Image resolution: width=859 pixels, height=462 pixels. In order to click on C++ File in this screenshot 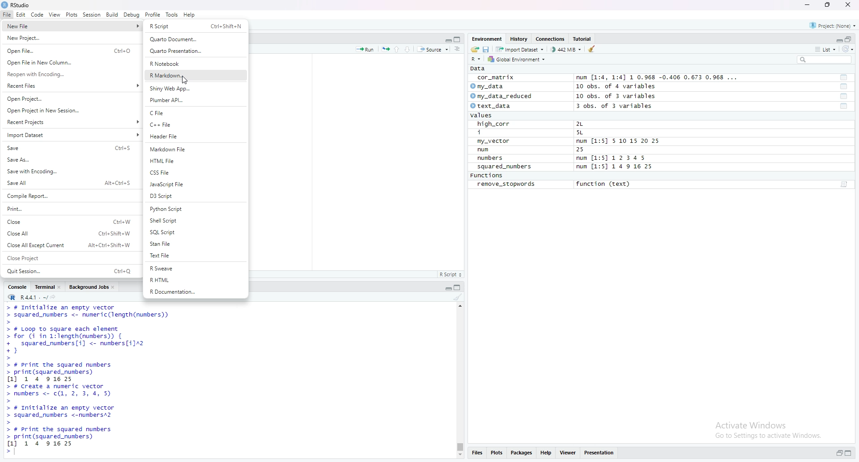, I will do `click(196, 126)`.